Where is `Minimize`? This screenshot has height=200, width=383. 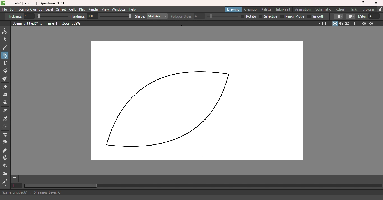
Minimize is located at coordinates (350, 3).